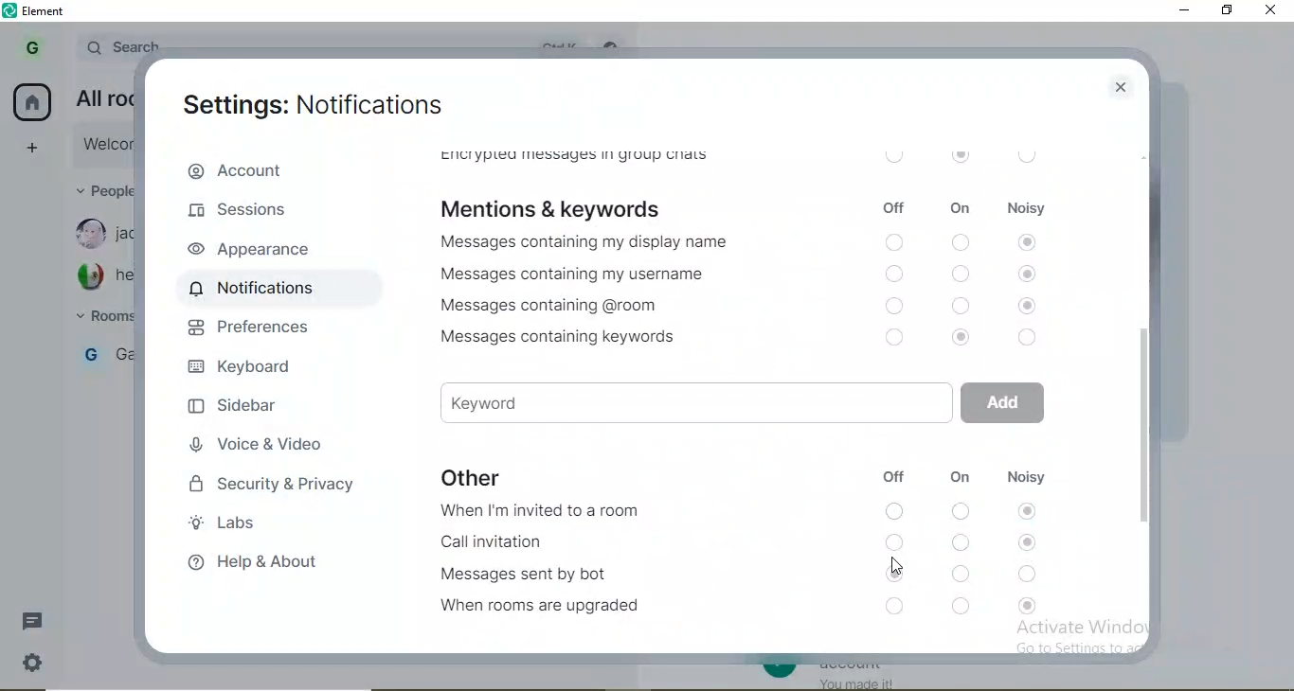 The width and height of the screenshot is (1294, 691). Describe the element at coordinates (896, 157) in the screenshot. I see `off switch` at that location.